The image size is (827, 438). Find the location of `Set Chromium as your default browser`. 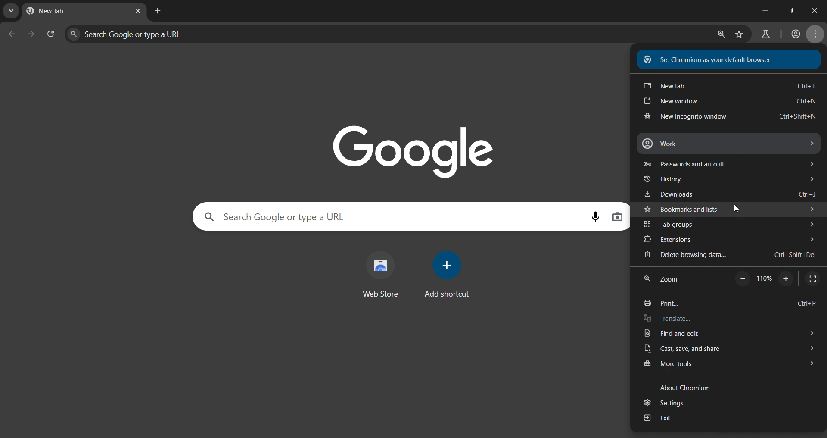

Set Chromium as your default browser is located at coordinates (729, 59).